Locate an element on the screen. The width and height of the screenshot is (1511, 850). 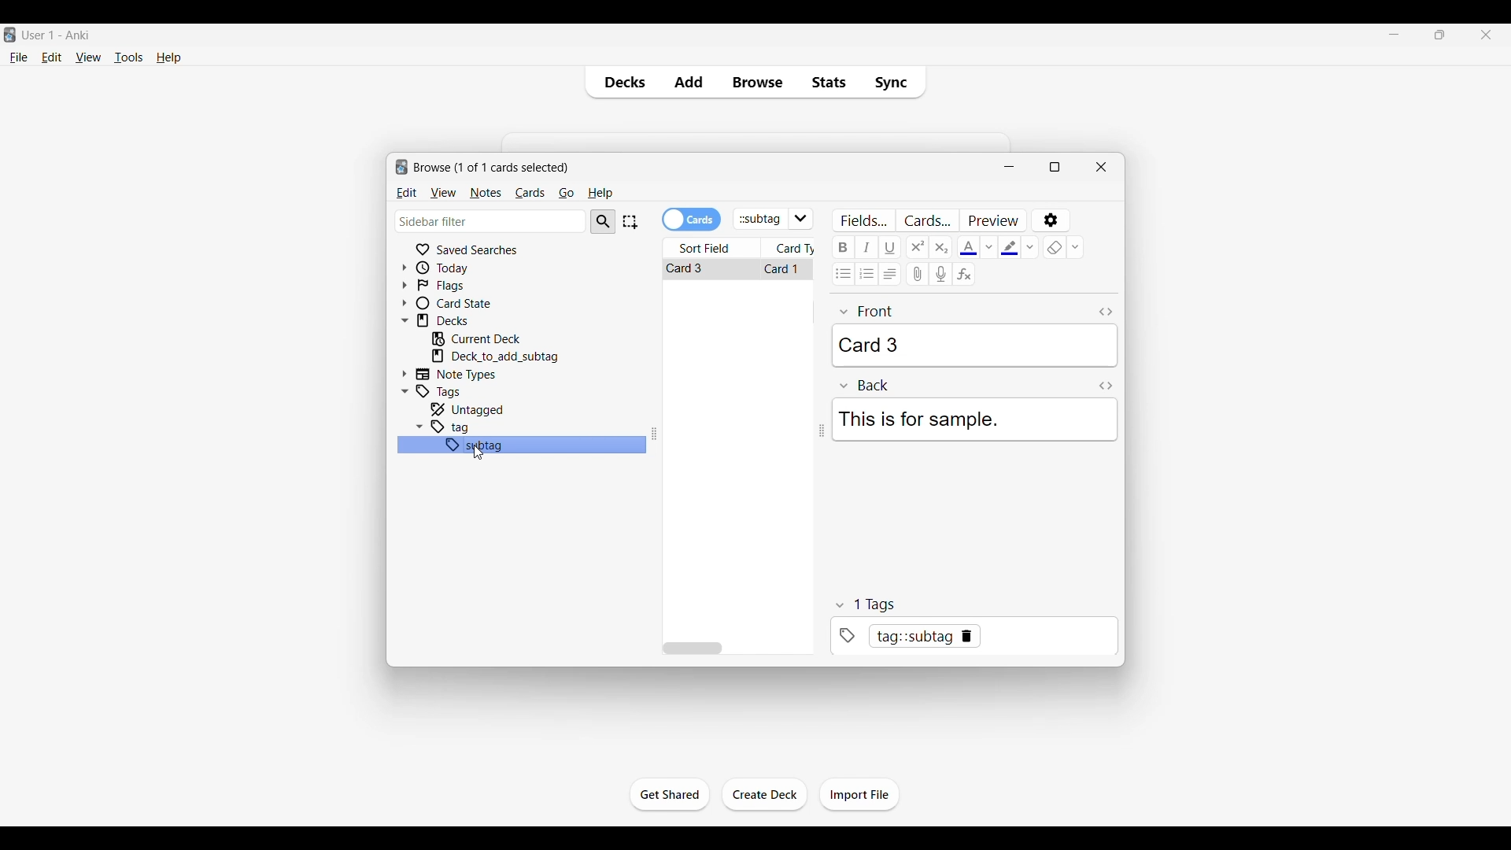
Click to go to current deck is located at coordinates (487, 338).